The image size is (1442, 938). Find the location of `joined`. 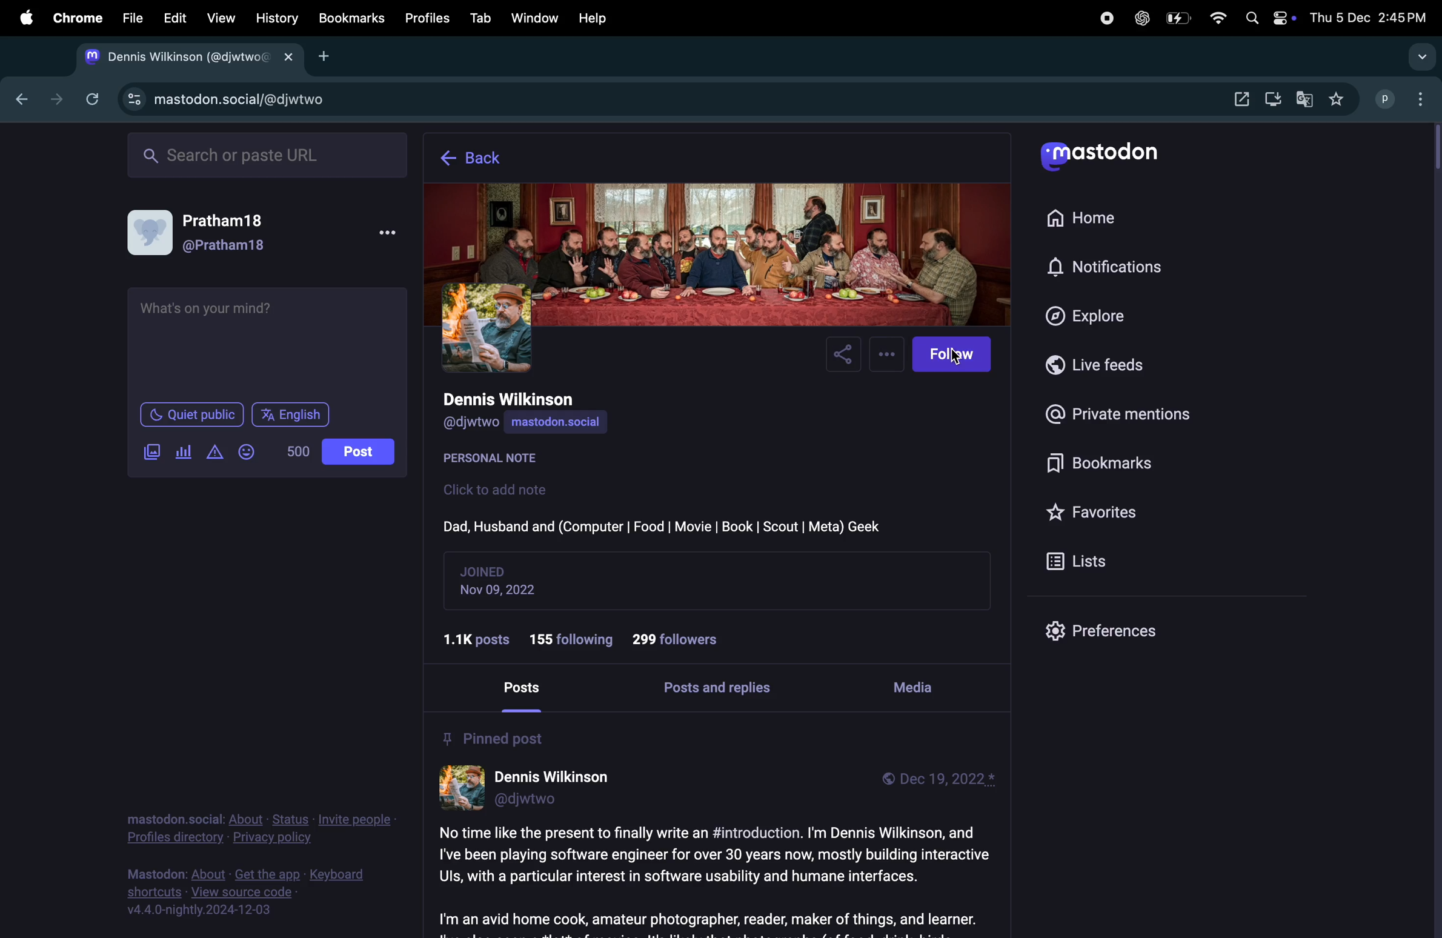

joined is located at coordinates (487, 570).